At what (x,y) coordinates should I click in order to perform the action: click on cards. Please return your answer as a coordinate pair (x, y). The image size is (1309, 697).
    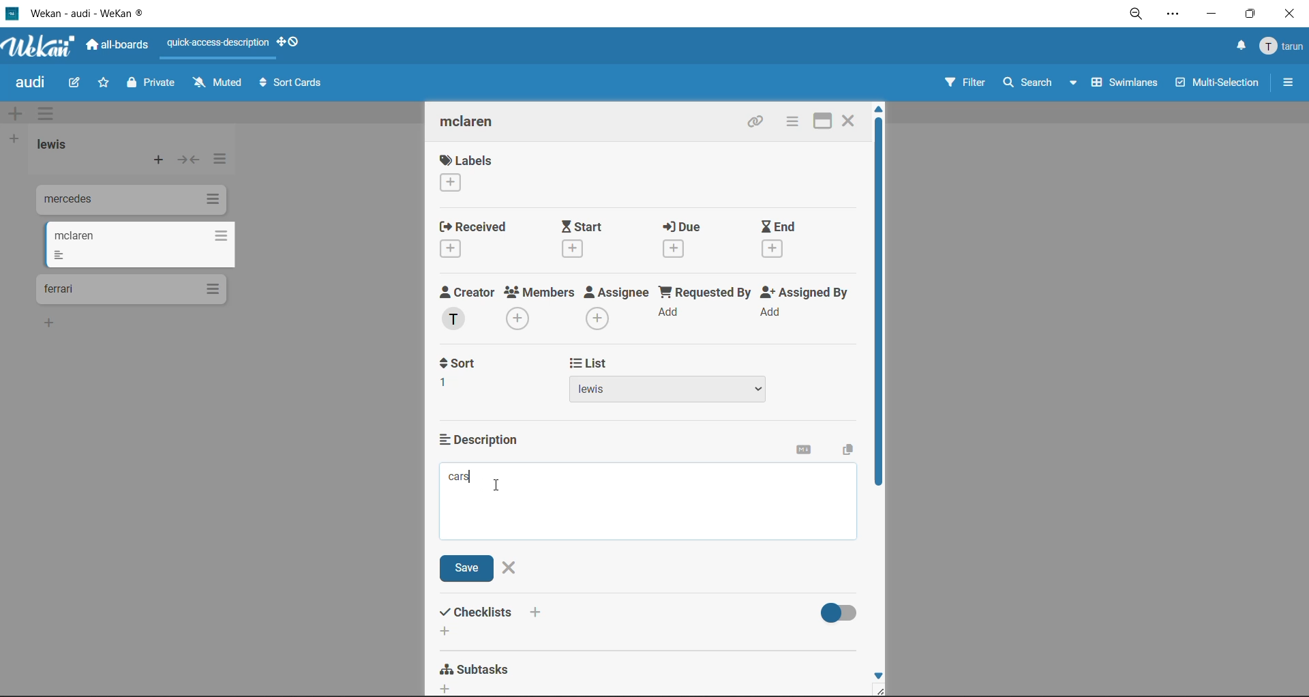
    Looking at the image, I should click on (129, 202).